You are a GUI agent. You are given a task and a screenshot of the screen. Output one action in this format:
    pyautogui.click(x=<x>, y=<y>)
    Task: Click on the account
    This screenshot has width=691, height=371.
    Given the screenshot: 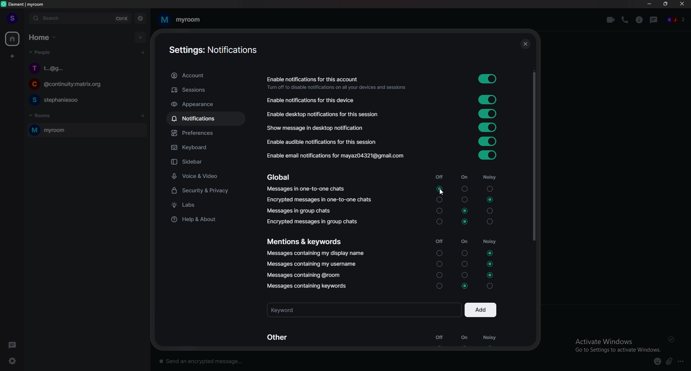 What is the action you would take?
    pyautogui.click(x=208, y=75)
    